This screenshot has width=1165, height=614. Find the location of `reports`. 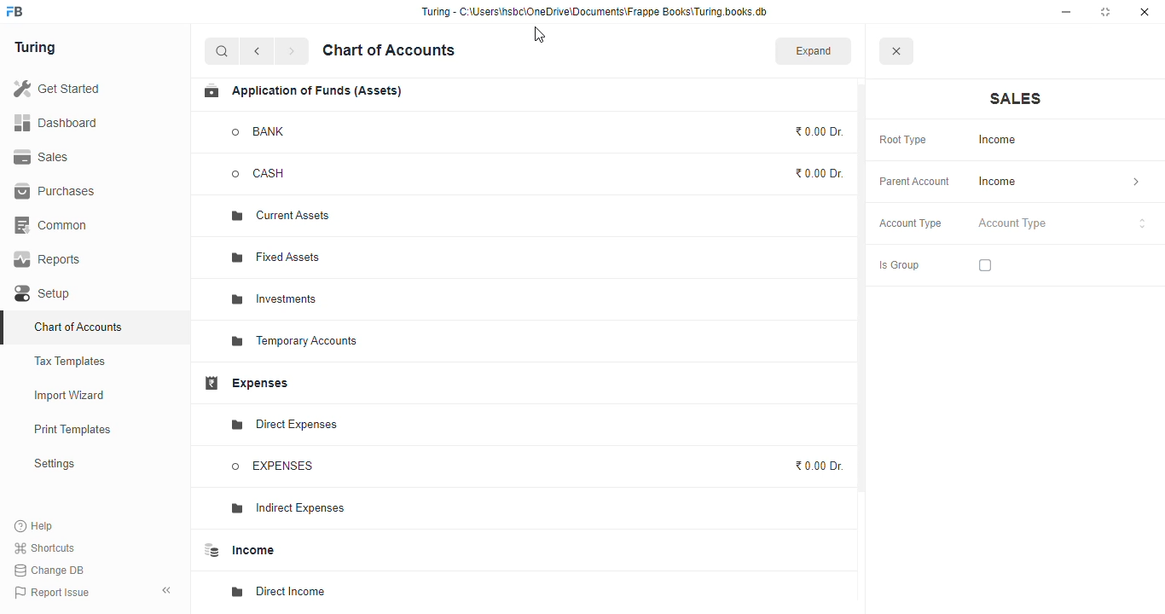

reports is located at coordinates (48, 259).